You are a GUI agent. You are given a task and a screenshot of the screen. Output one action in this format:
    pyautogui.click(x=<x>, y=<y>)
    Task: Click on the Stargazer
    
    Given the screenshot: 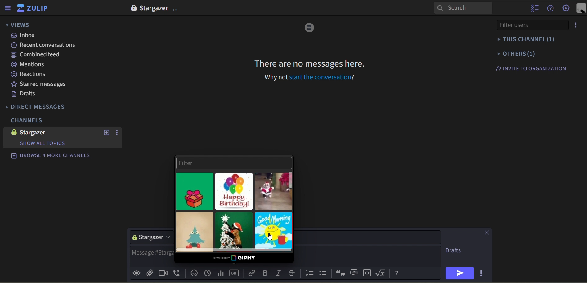 What is the action you would take?
    pyautogui.click(x=154, y=8)
    